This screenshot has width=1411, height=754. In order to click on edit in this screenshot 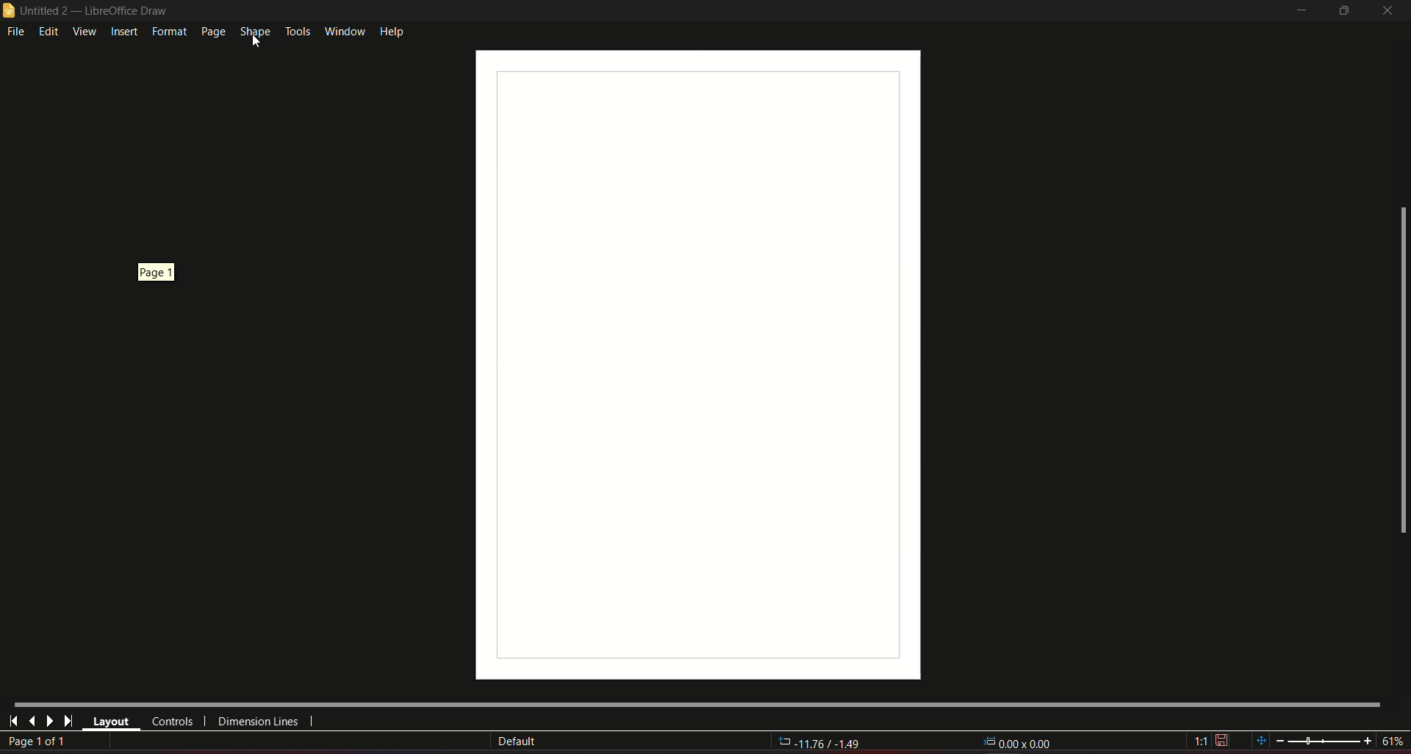, I will do `click(49, 31)`.